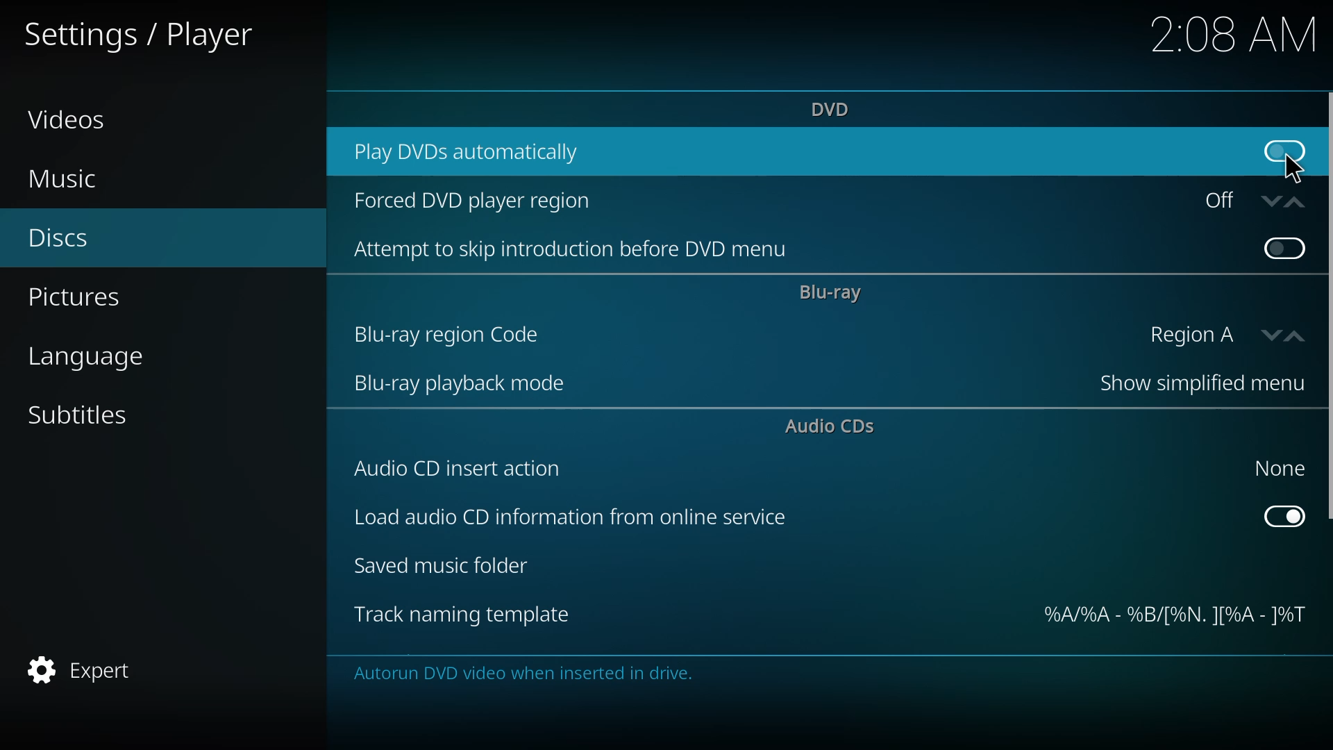 The width and height of the screenshot is (1333, 750). Describe the element at coordinates (80, 299) in the screenshot. I see `pictures` at that location.